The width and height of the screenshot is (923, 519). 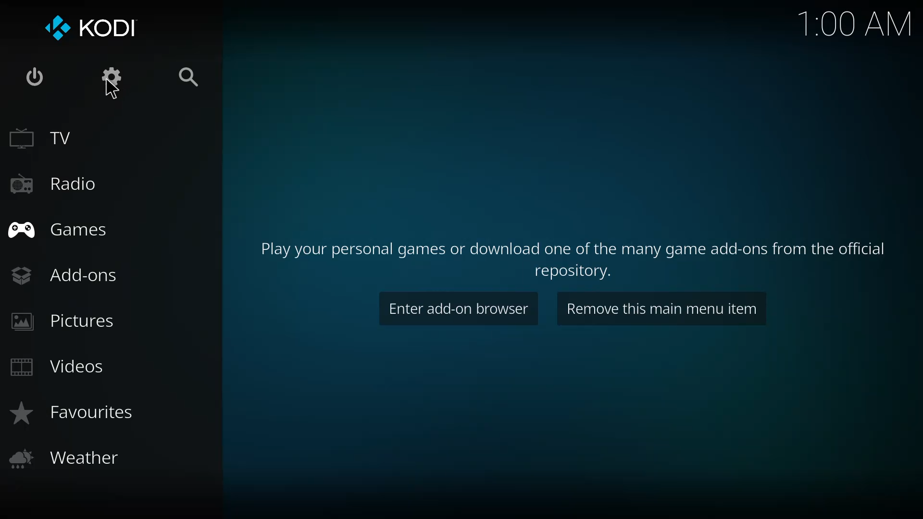 I want to click on remove, so click(x=662, y=310).